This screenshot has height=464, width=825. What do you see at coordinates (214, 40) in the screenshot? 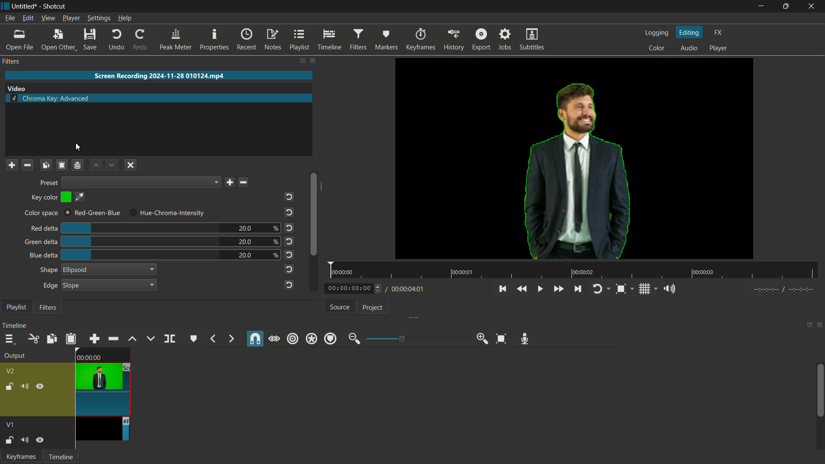
I see `properties` at bounding box center [214, 40].